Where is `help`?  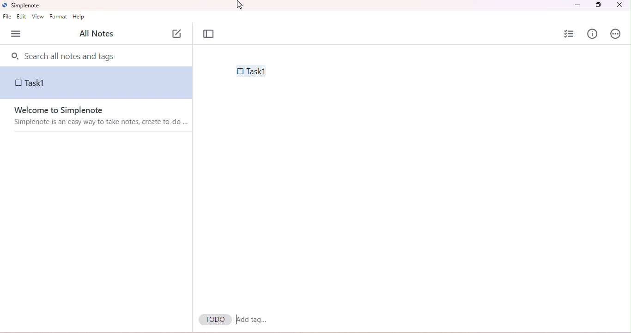
help is located at coordinates (79, 18).